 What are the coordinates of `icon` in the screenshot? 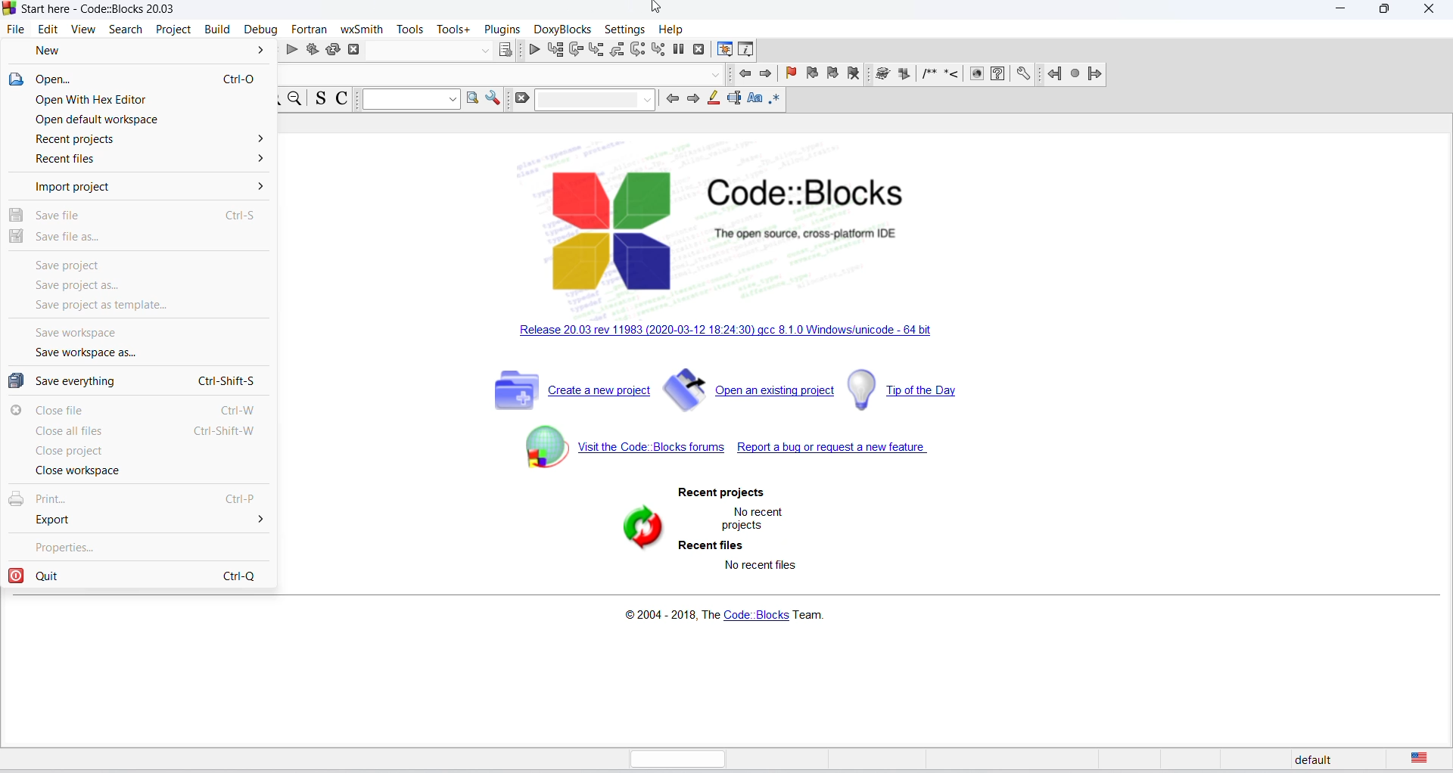 It's located at (951, 75).